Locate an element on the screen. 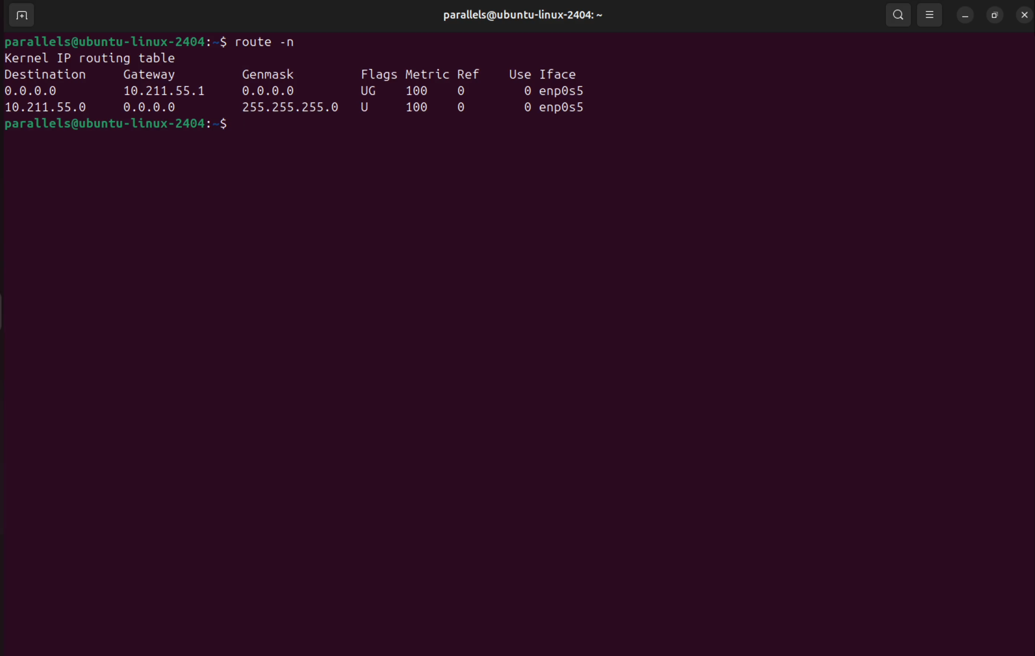 The width and height of the screenshot is (1035, 656). 0.0.0.0 is located at coordinates (269, 90).